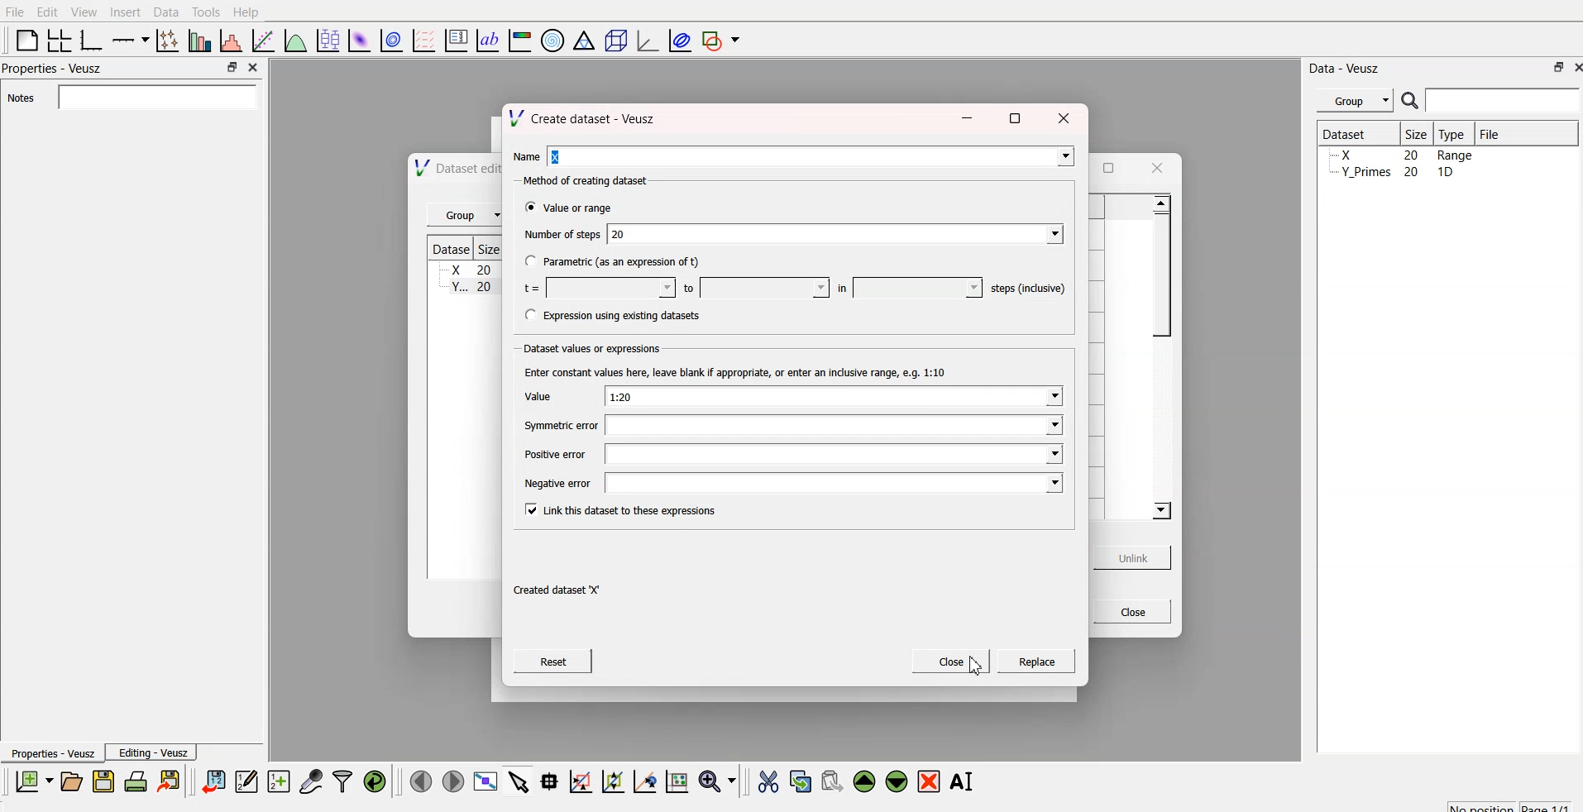 Image resolution: width=1583 pixels, height=812 pixels. What do you see at coordinates (261, 39) in the screenshot?
I see `fit function to data` at bounding box center [261, 39].